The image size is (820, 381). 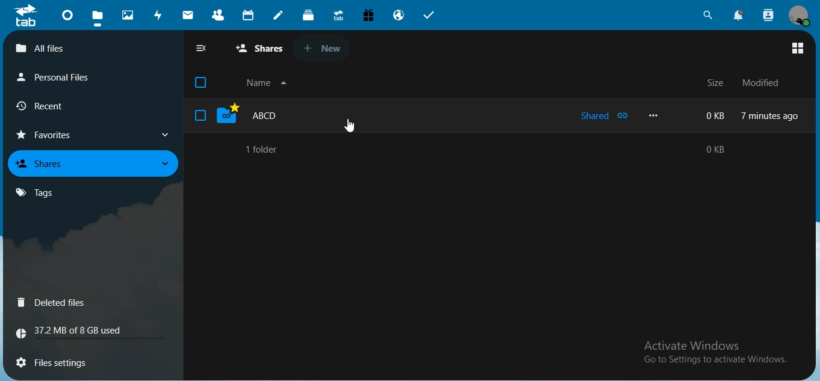 I want to click on photos, so click(x=128, y=14).